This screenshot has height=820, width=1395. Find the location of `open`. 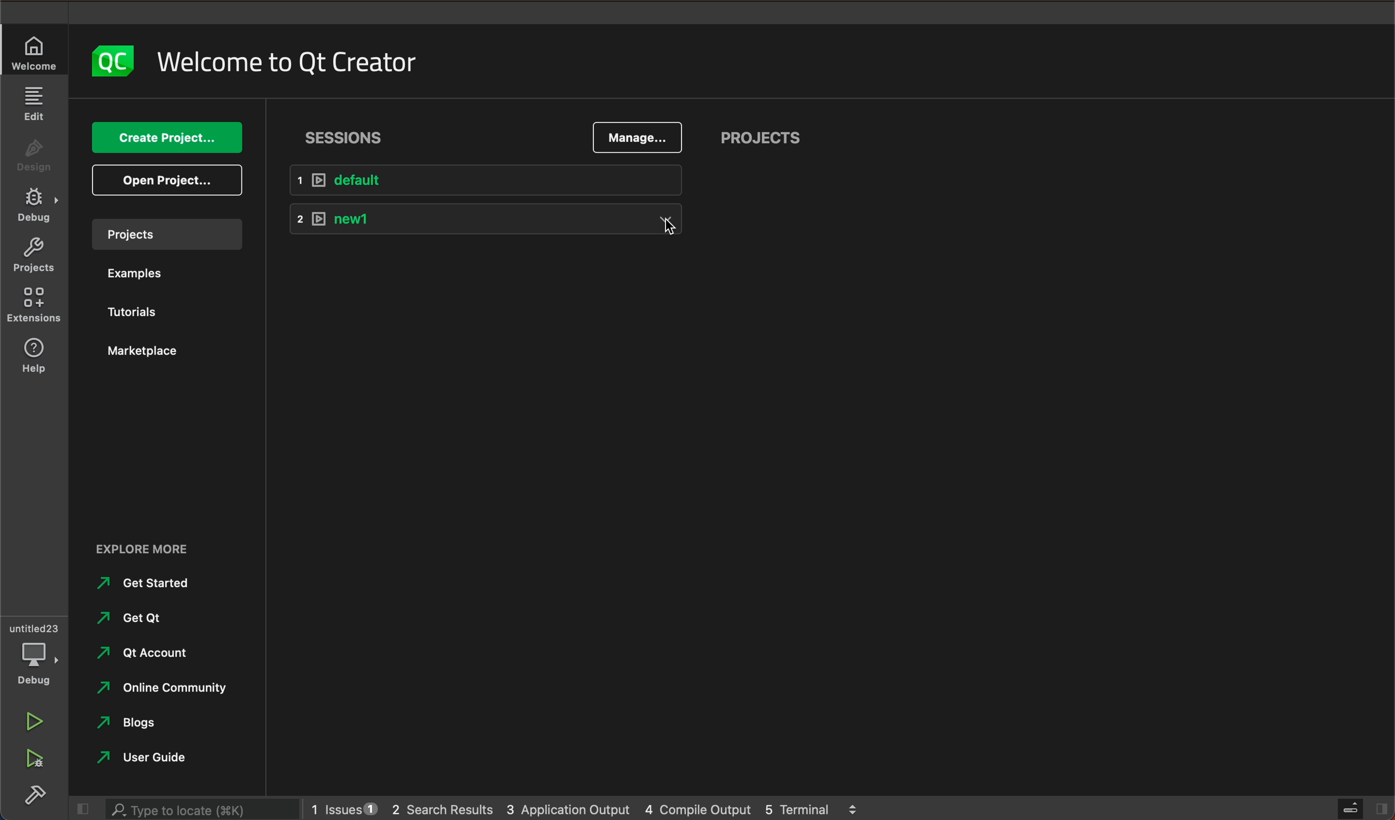

open is located at coordinates (168, 180).